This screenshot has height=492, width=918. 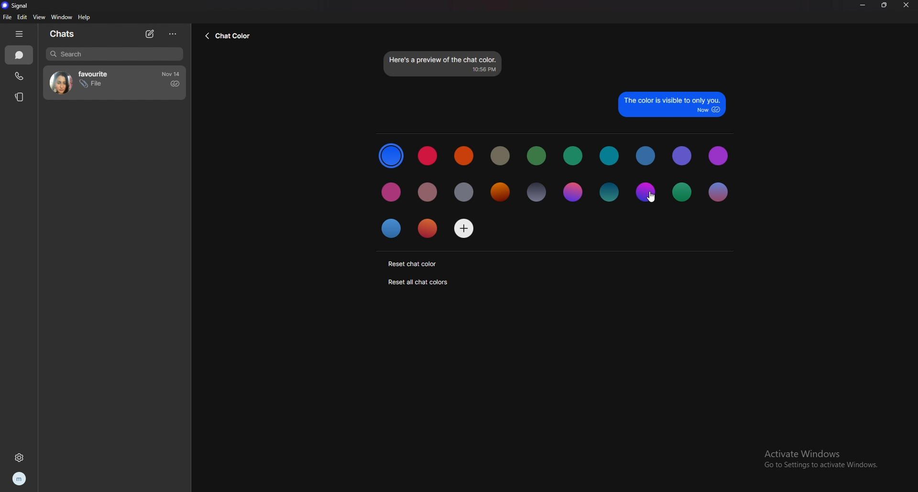 What do you see at coordinates (18, 6) in the screenshot?
I see `signal` at bounding box center [18, 6].